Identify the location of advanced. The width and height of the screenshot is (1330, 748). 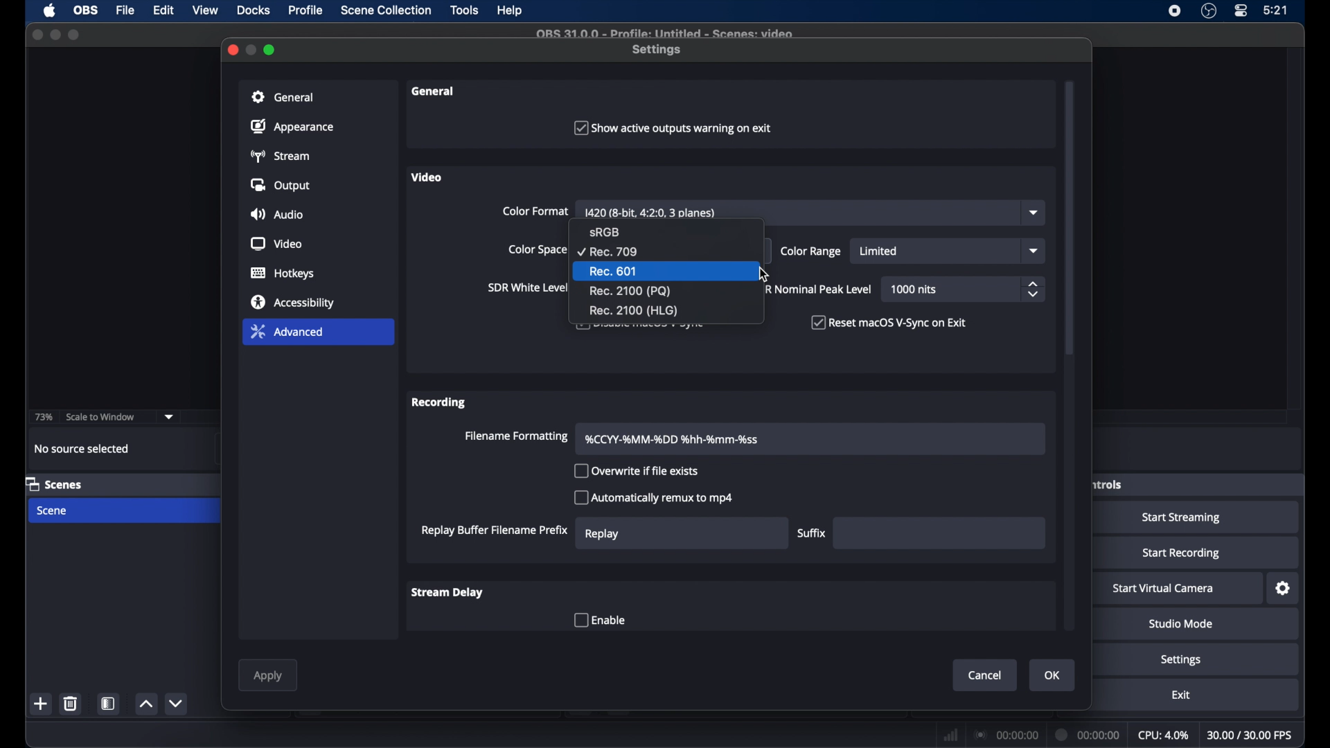
(287, 331).